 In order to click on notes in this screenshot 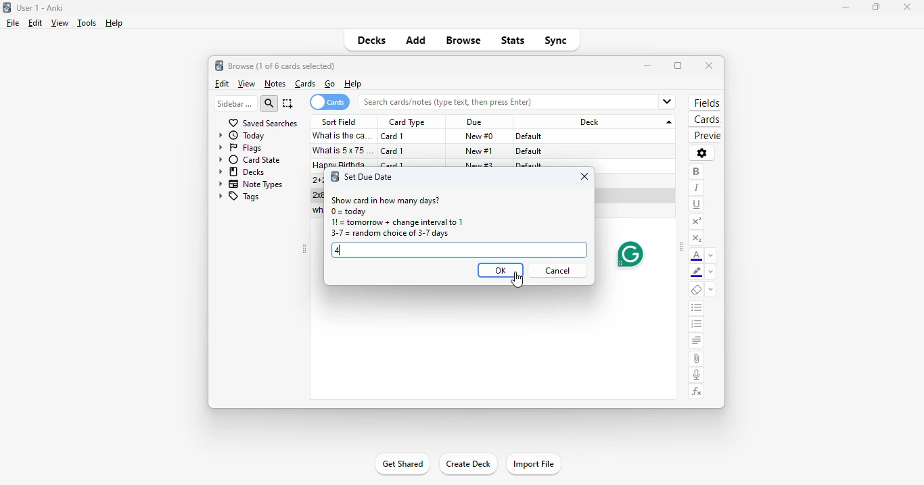, I will do `click(275, 84)`.